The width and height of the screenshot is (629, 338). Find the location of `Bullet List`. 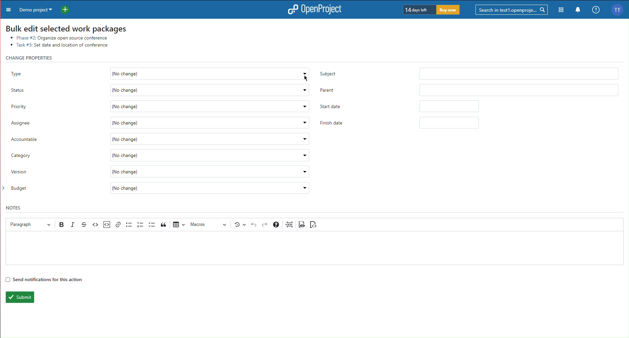

Bullet List is located at coordinates (129, 224).